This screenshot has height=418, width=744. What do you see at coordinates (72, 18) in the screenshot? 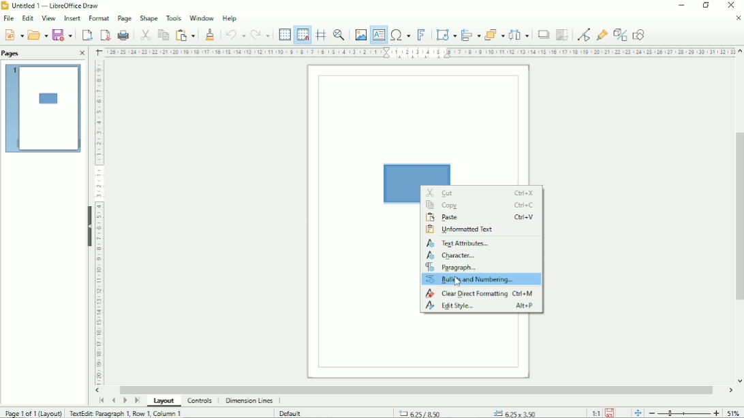
I see `Insert` at bounding box center [72, 18].